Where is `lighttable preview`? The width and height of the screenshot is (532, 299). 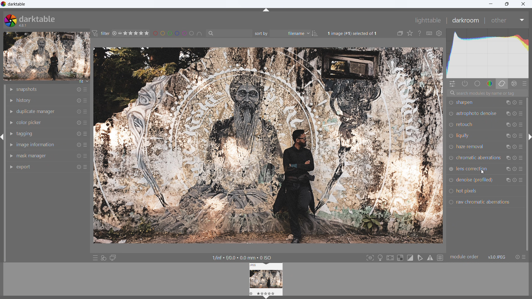
lighttable preview is located at coordinates (266, 279).